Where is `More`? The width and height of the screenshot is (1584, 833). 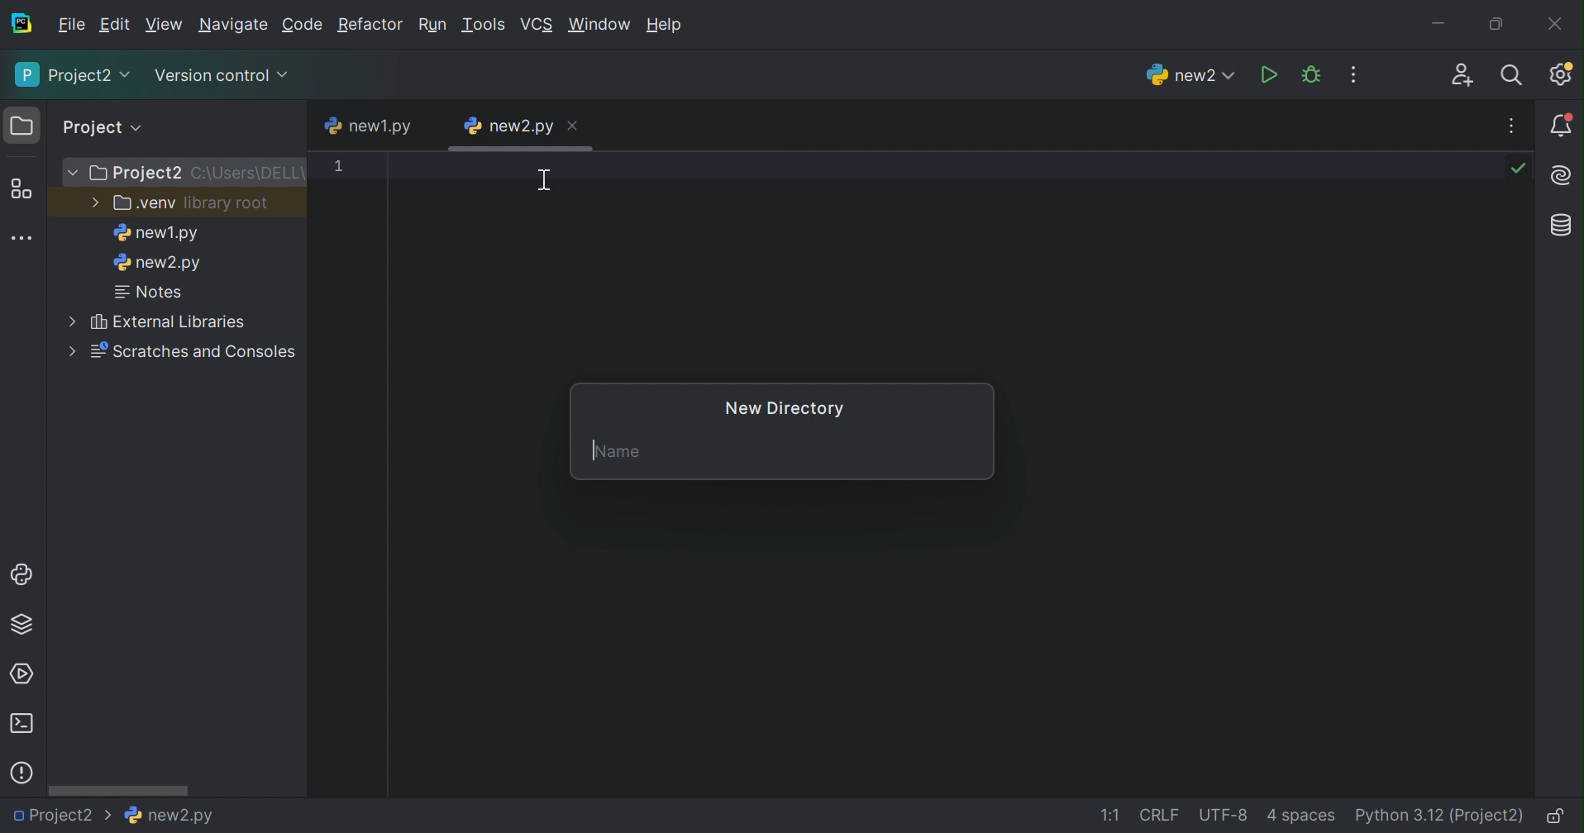 More is located at coordinates (69, 318).